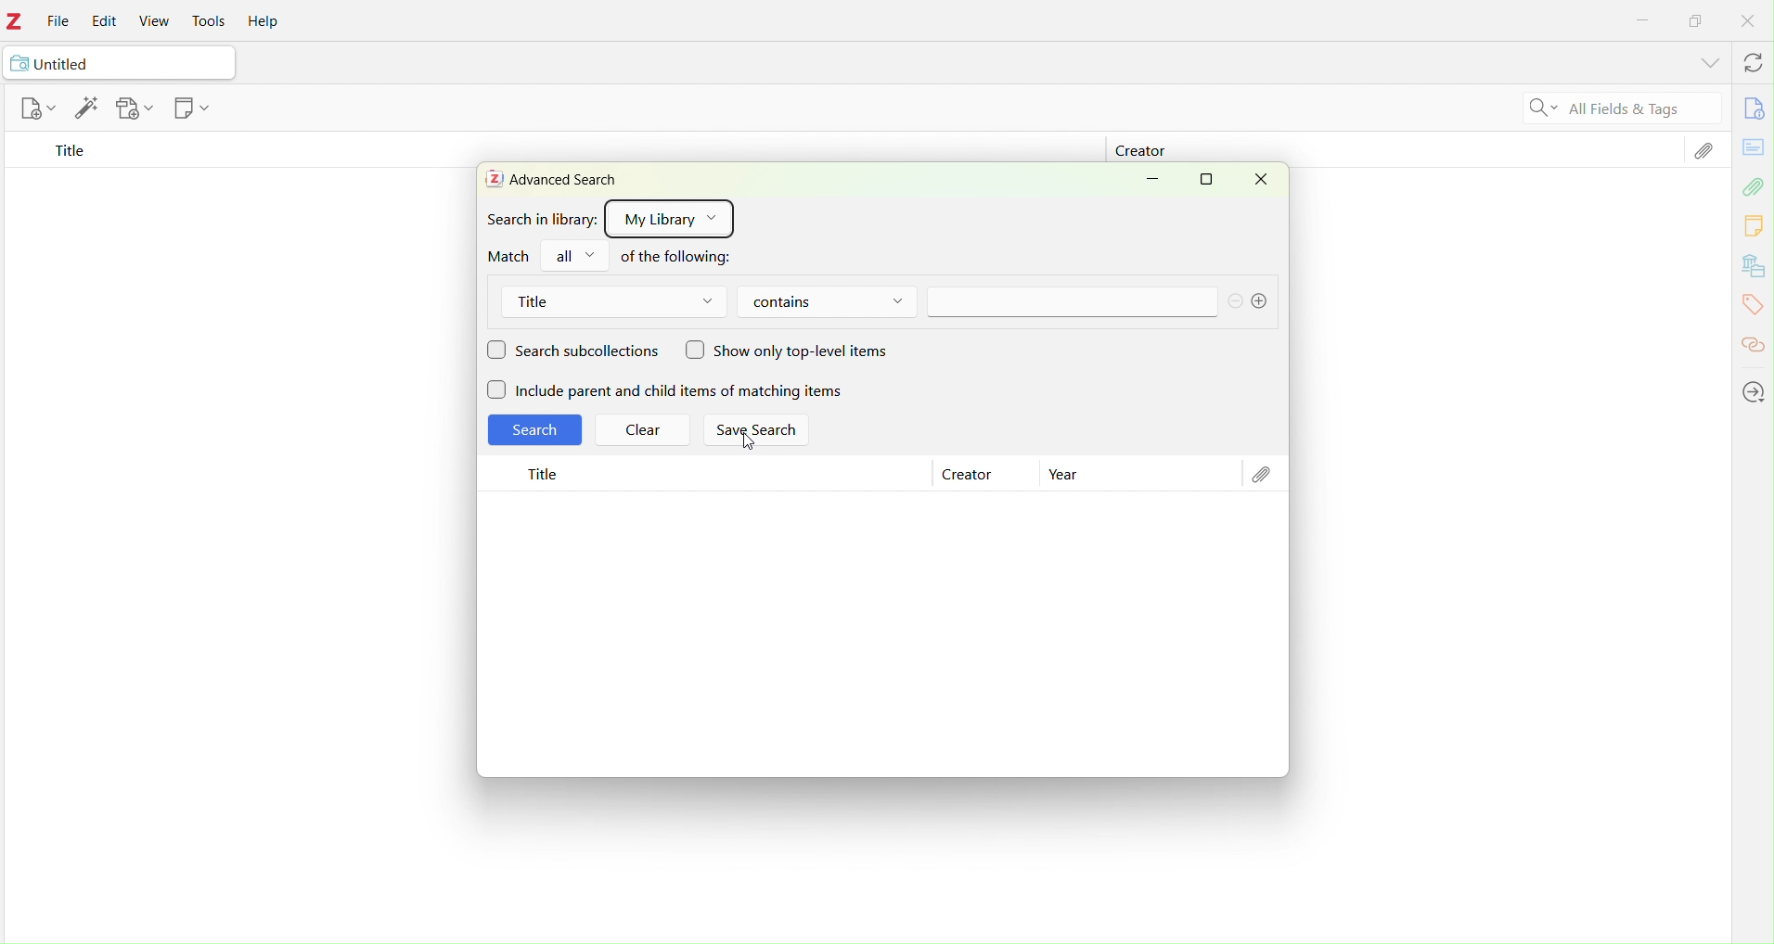 The image size is (1774, 944). What do you see at coordinates (36, 108) in the screenshot?
I see `new documents` at bounding box center [36, 108].